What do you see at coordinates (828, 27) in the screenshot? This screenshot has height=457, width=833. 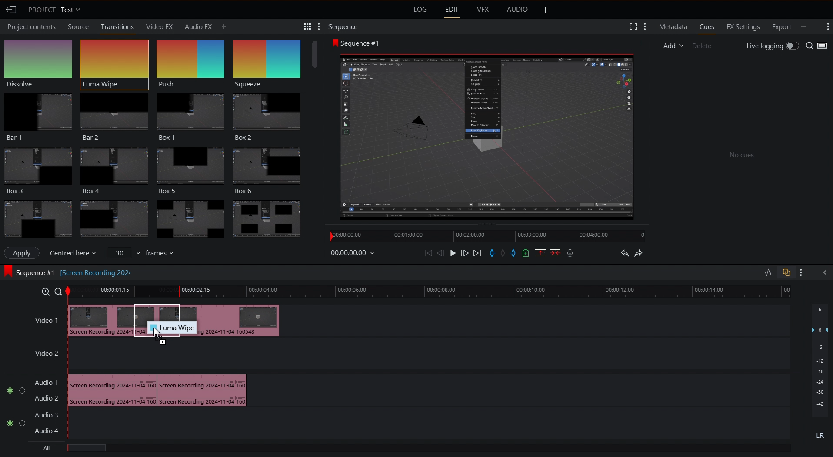 I see `More` at bounding box center [828, 27].